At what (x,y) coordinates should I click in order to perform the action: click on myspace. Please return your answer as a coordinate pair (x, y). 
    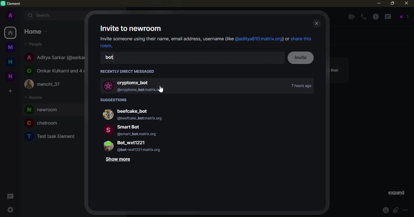
    Looking at the image, I should click on (11, 48).